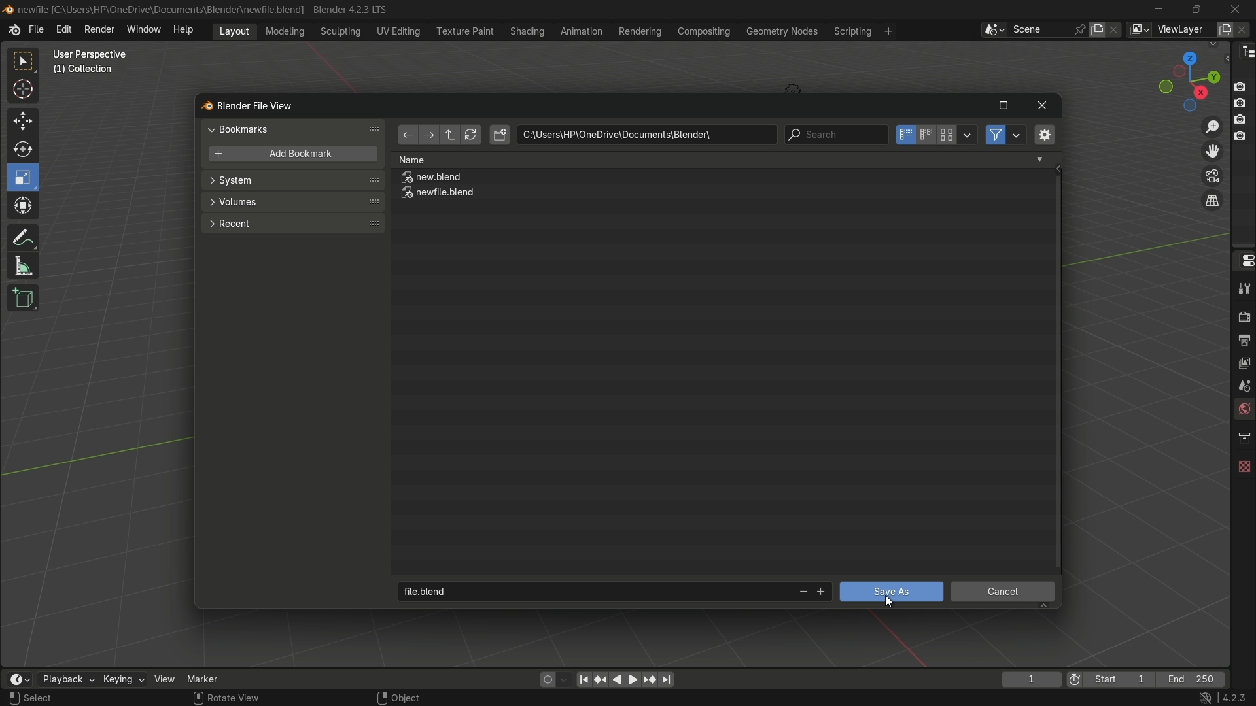 The image size is (1256, 706). What do you see at coordinates (24, 207) in the screenshot?
I see `transform` at bounding box center [24, 207].